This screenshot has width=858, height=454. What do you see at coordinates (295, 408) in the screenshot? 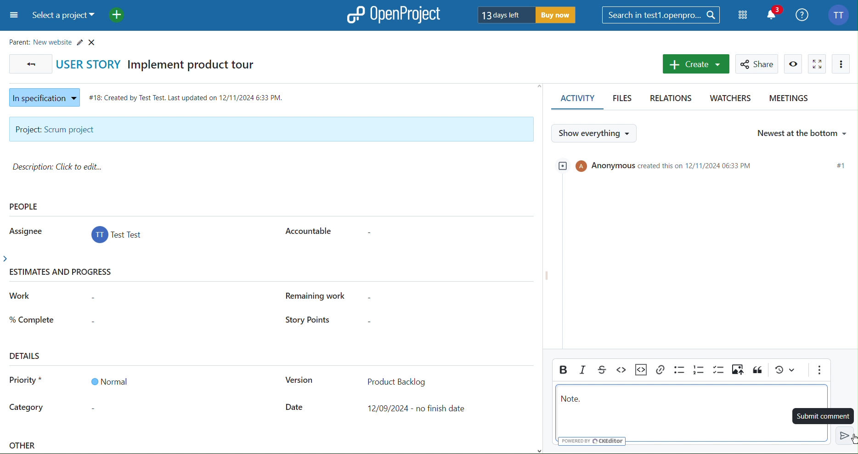
I see `Date` at bounding box center [295, 408].